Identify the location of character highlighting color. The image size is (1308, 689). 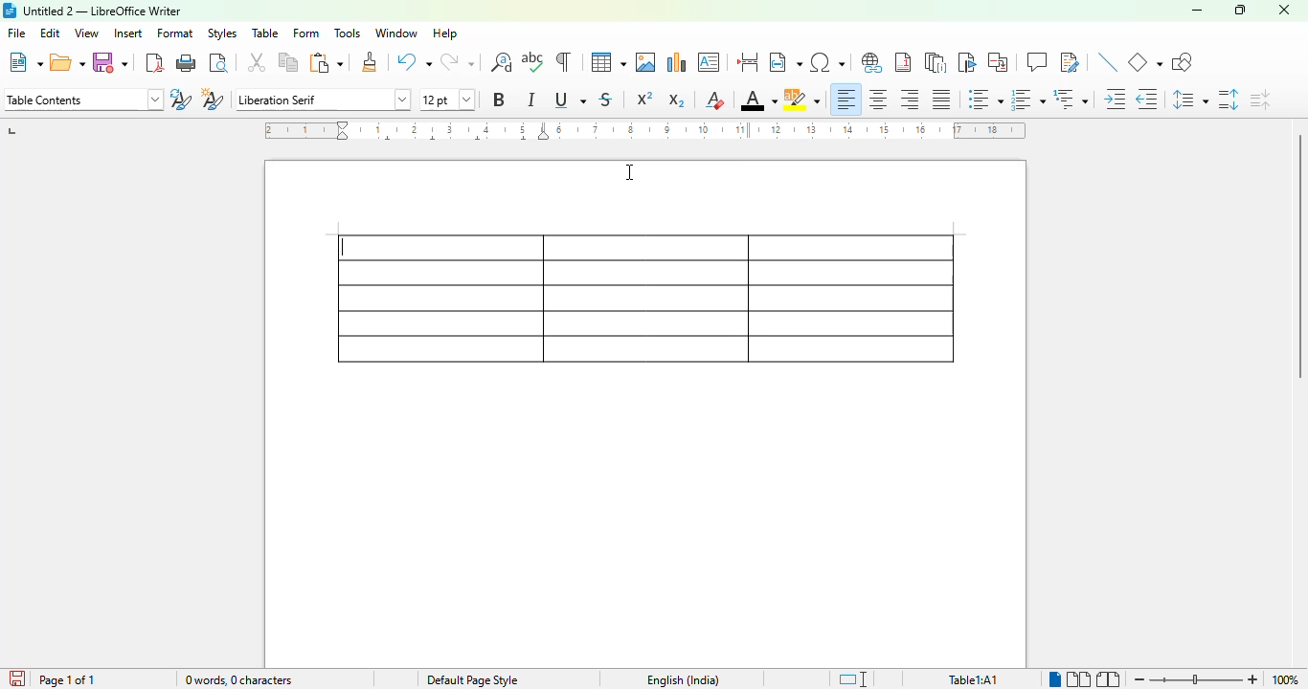
(802, 100).